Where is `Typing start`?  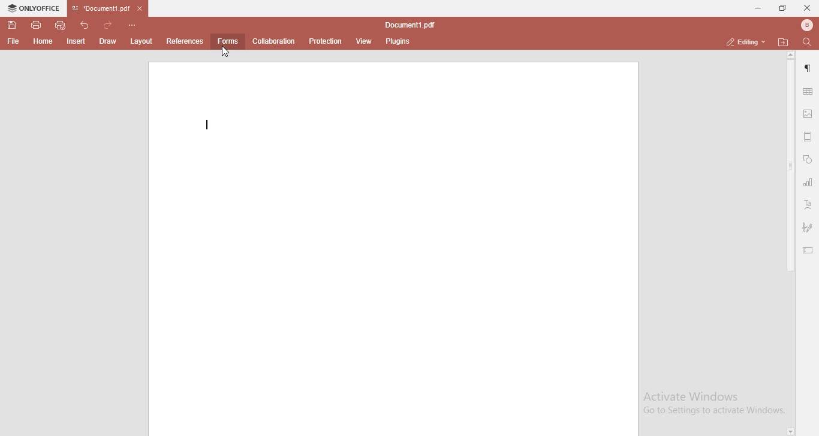
Typing start is located at coordinates (210, 126).